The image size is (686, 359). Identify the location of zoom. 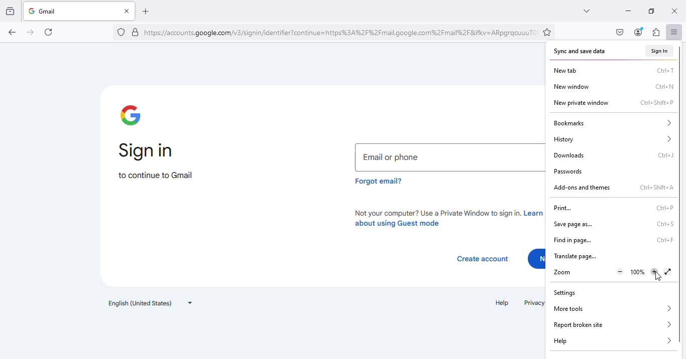
(562, 272).